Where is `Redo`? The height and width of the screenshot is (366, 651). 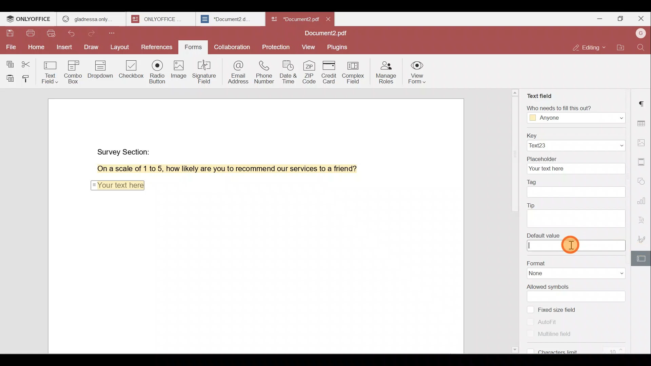 Redo is located at coordinates (94, 34).